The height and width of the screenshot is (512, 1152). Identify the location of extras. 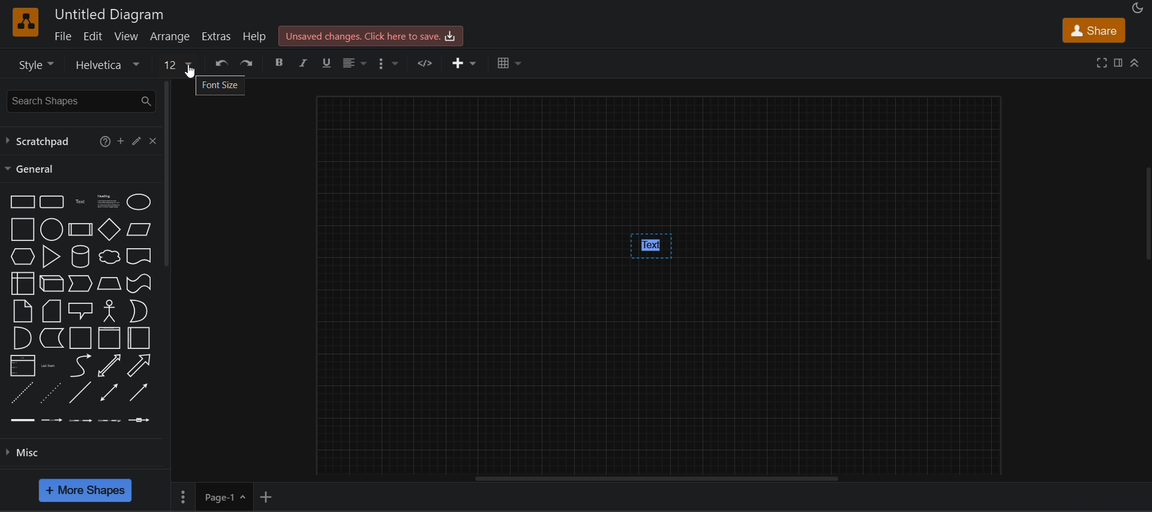
(217, 37).